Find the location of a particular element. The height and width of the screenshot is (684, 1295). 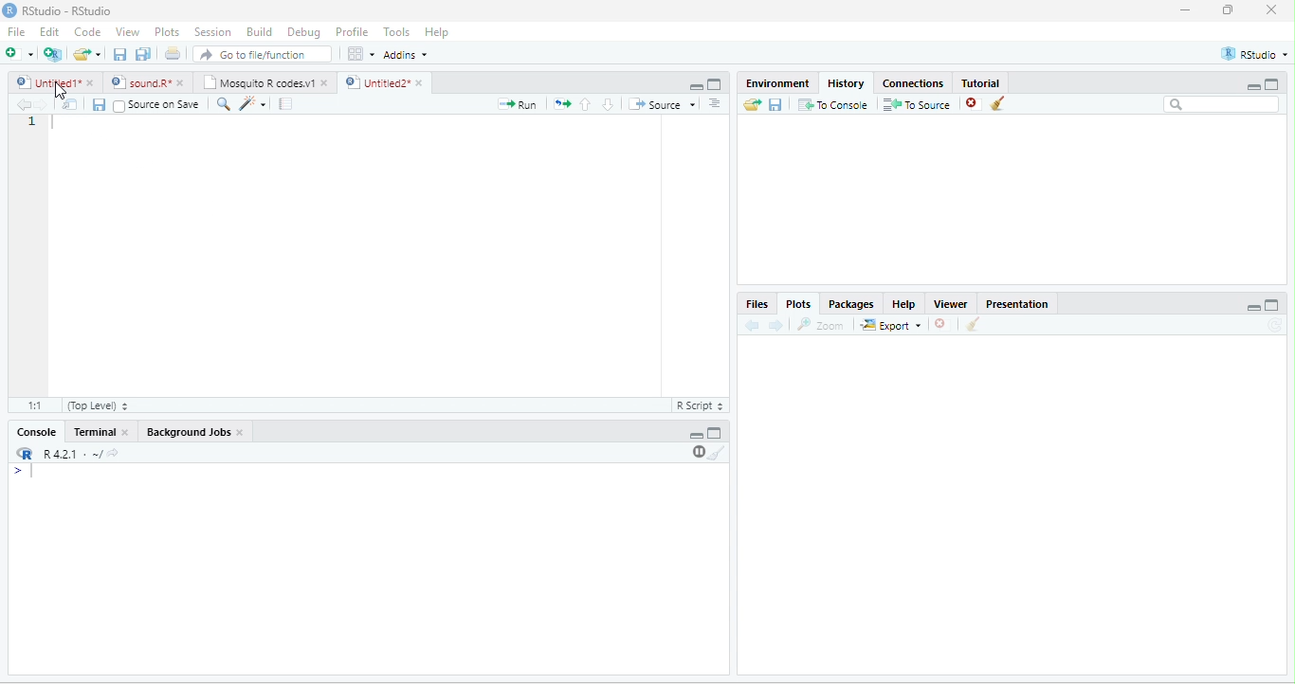

Plots is located at coordinates (167, 32).